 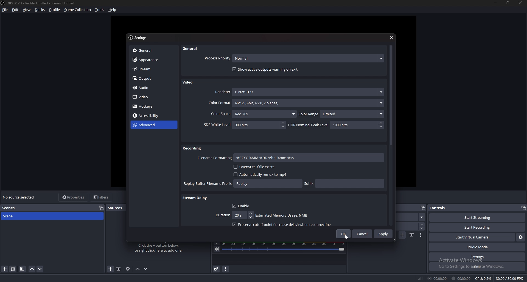 What do you see at coordinates (40, 10) in the screenshot?
I see `docks` at bounding box center [40, 10].